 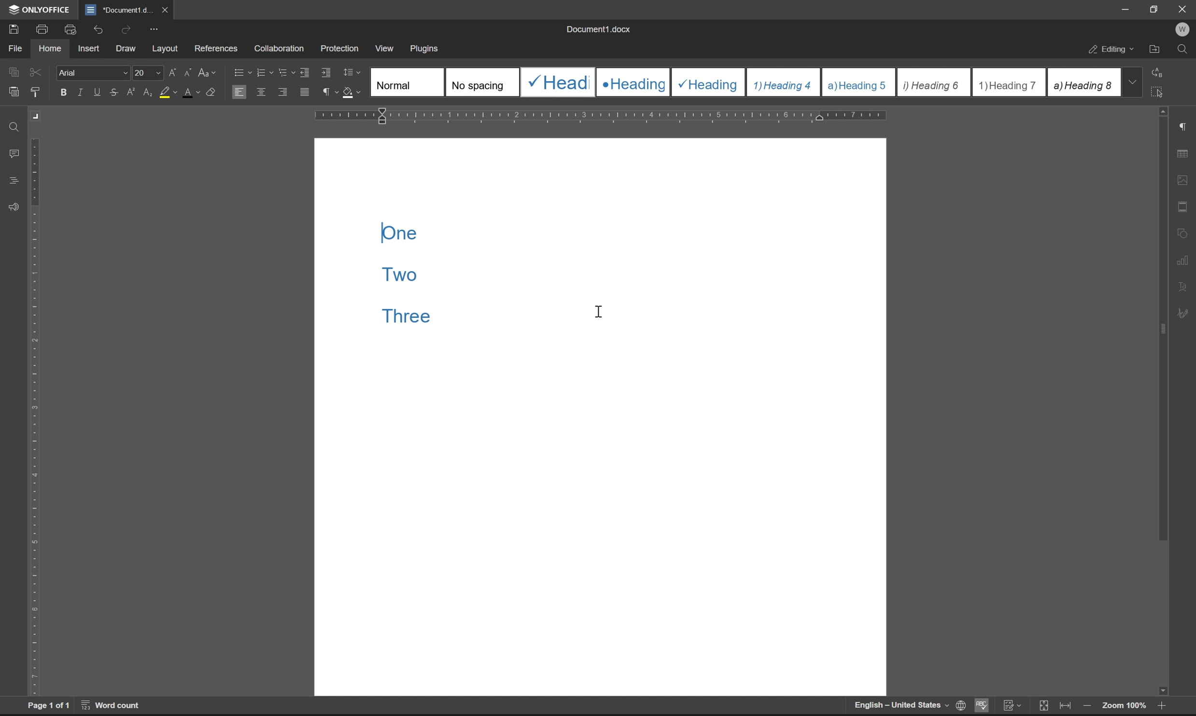 I want to click on protection, so click(x=341, y=48).